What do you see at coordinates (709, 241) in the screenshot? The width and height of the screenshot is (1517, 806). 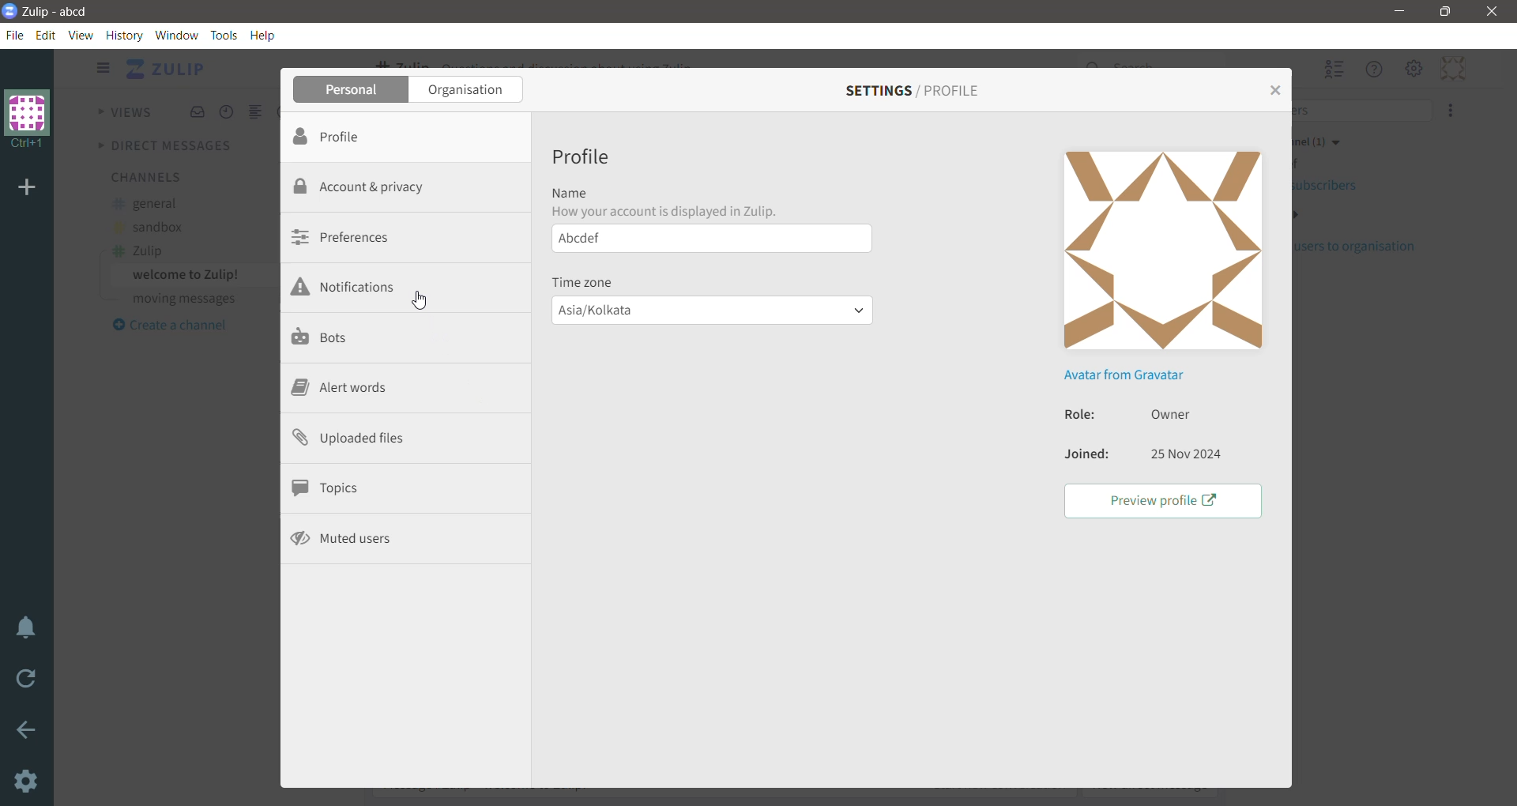 I see `Abcdef(Login user name)` at bounding box center [709, 241].